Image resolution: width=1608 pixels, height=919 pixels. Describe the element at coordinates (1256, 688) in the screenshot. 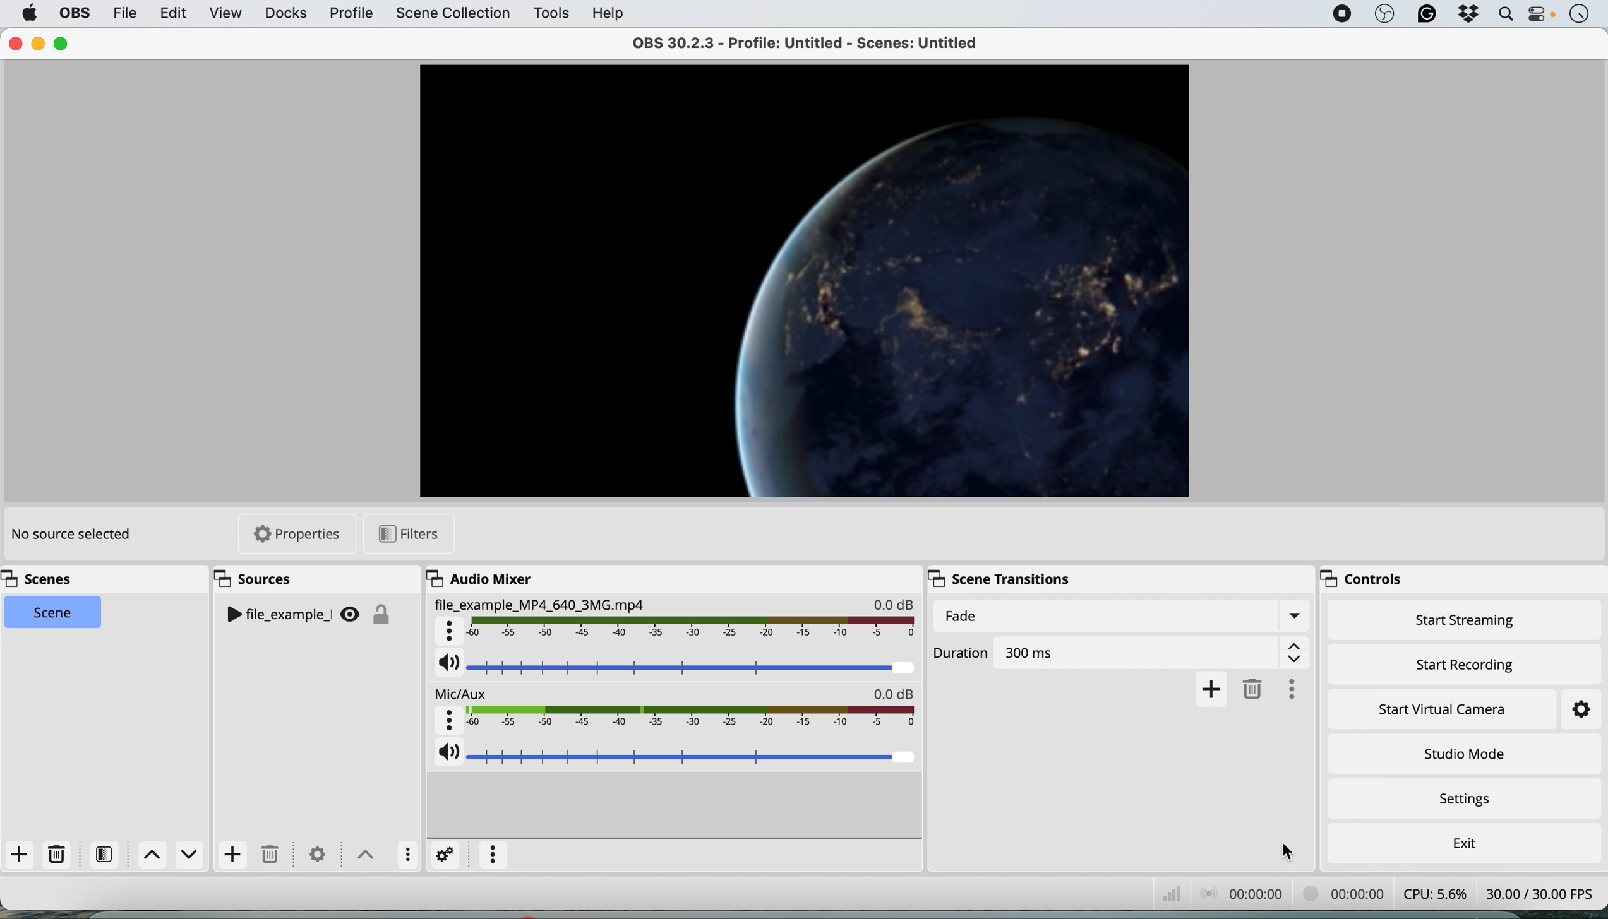

I see `delete transition` at that location.